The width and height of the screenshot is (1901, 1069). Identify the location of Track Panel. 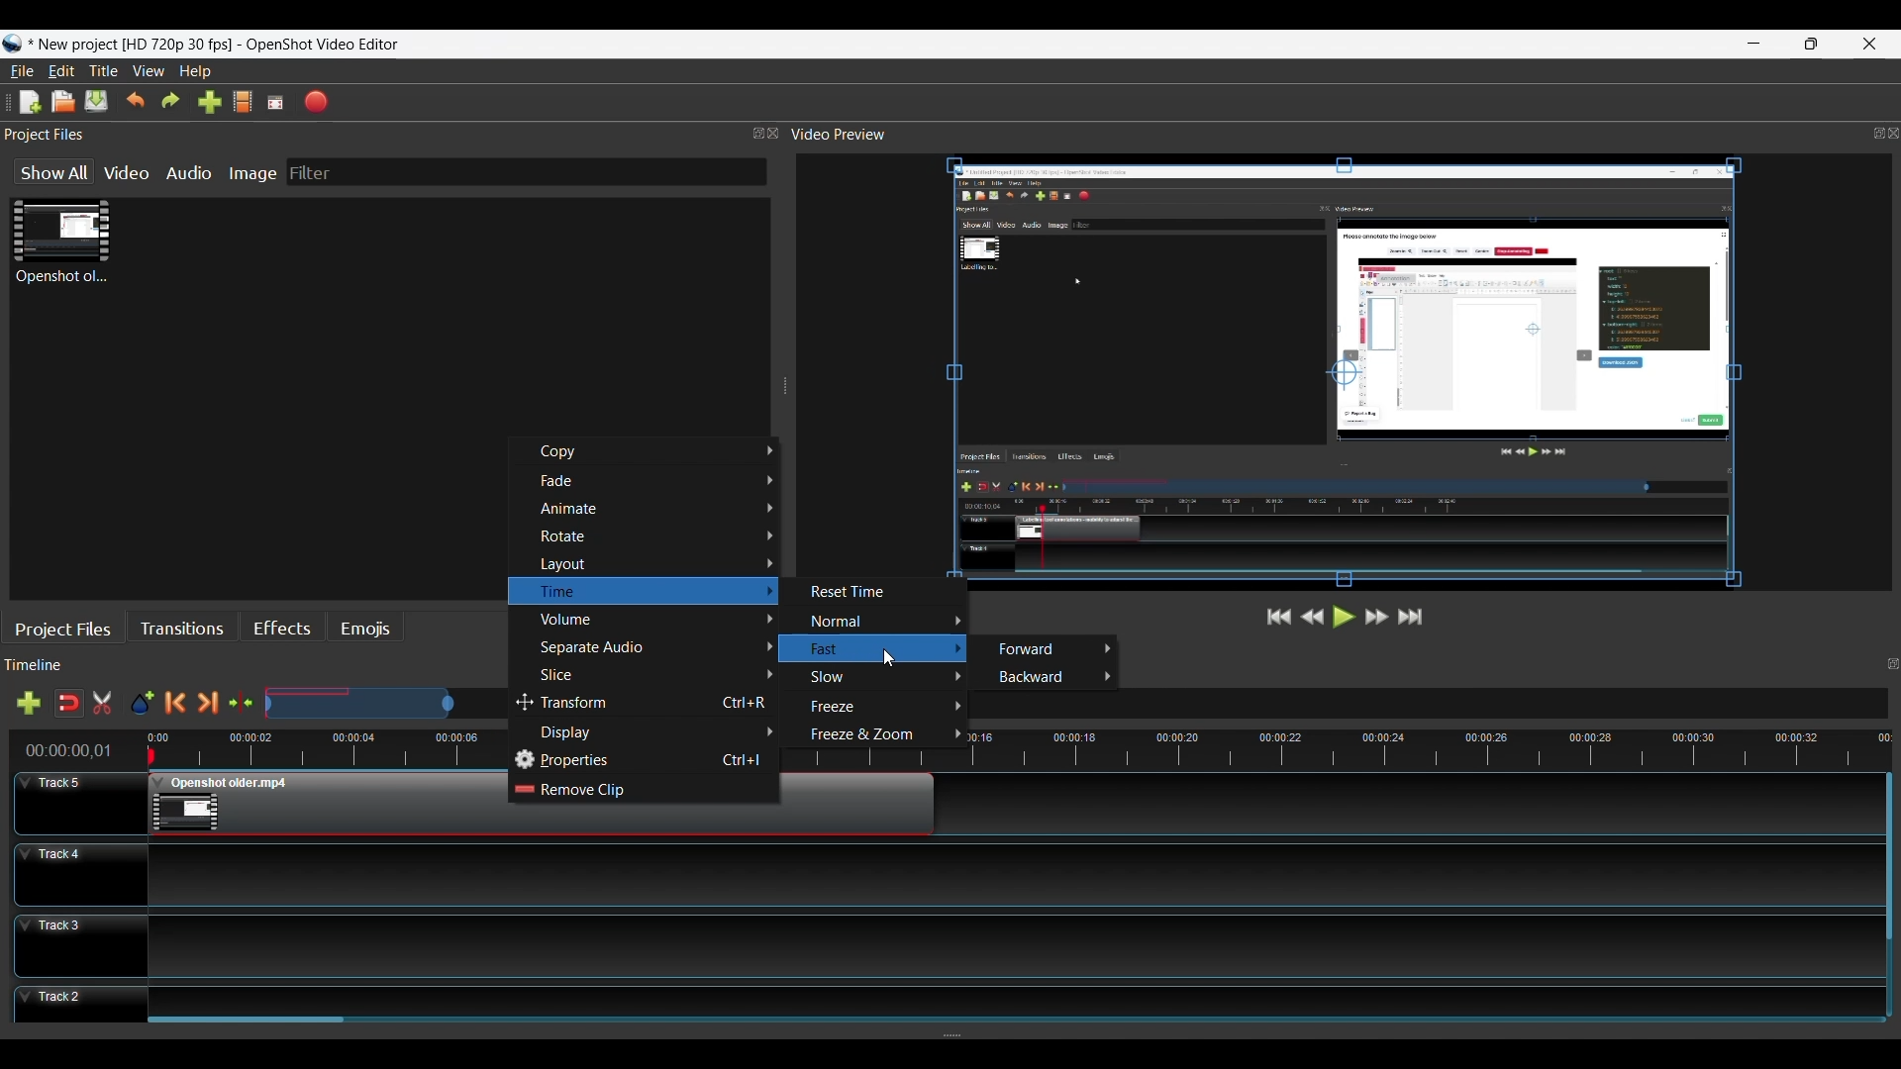
(1012, 874).